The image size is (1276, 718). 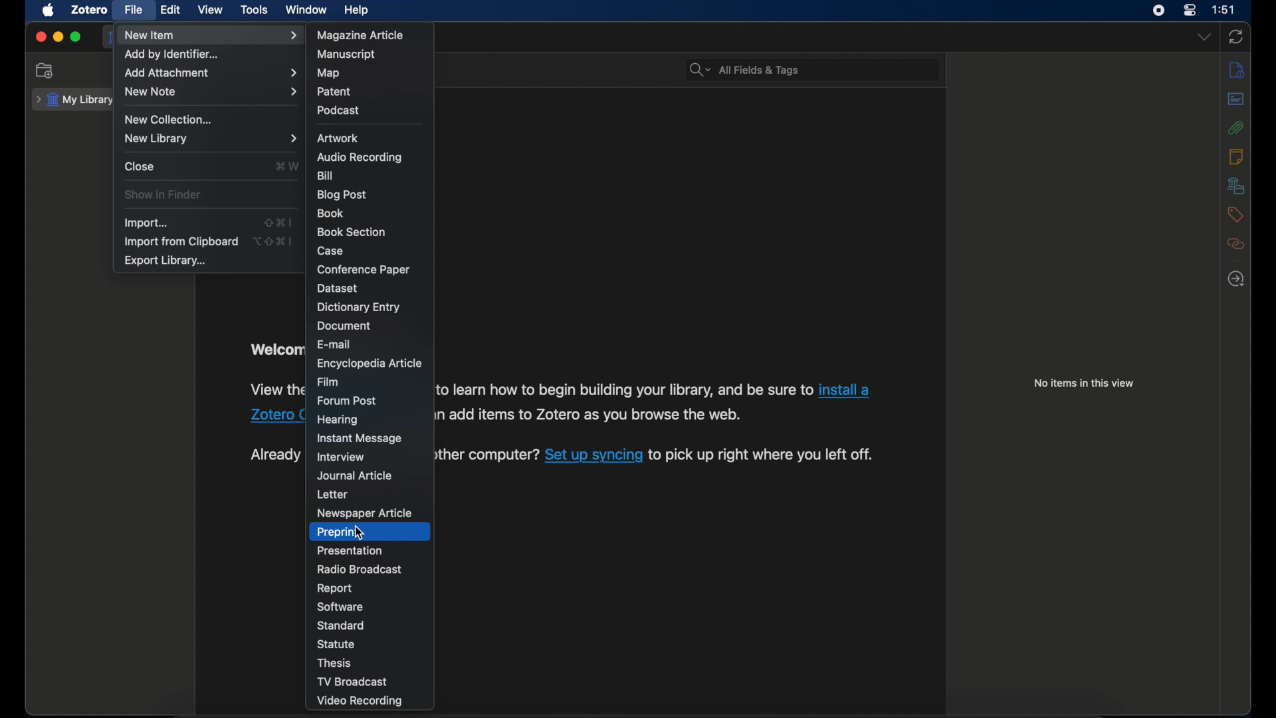 I want to click on podcast, so click(x=338, y=110).